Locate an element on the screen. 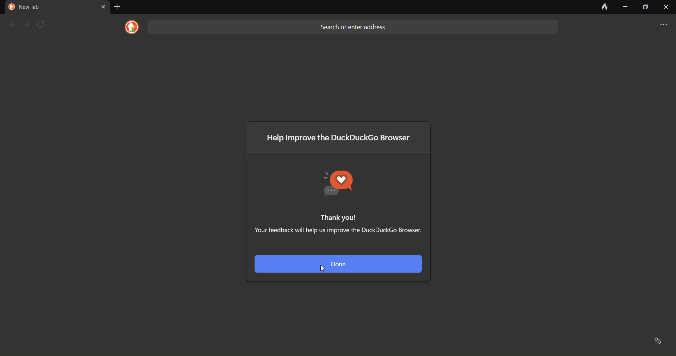 The width and height of the screenshot is (676, 356). clear data is located at coordinates (601, 9).